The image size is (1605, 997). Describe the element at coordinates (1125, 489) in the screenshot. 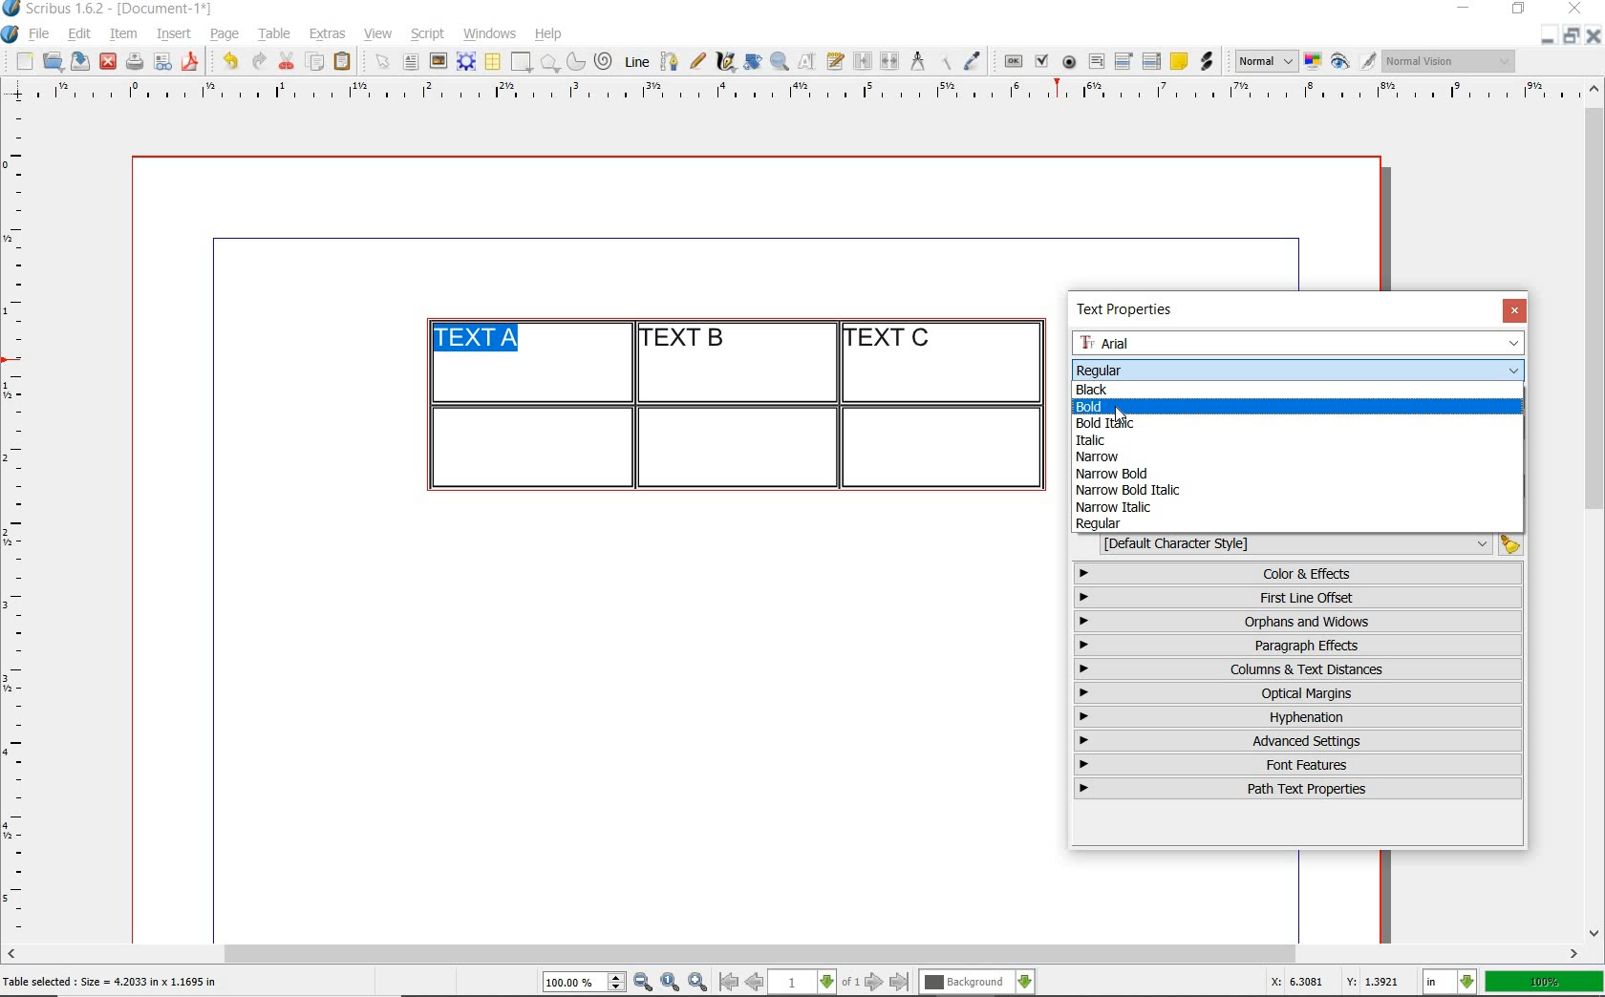

I see `narrow bold italic` at that location.